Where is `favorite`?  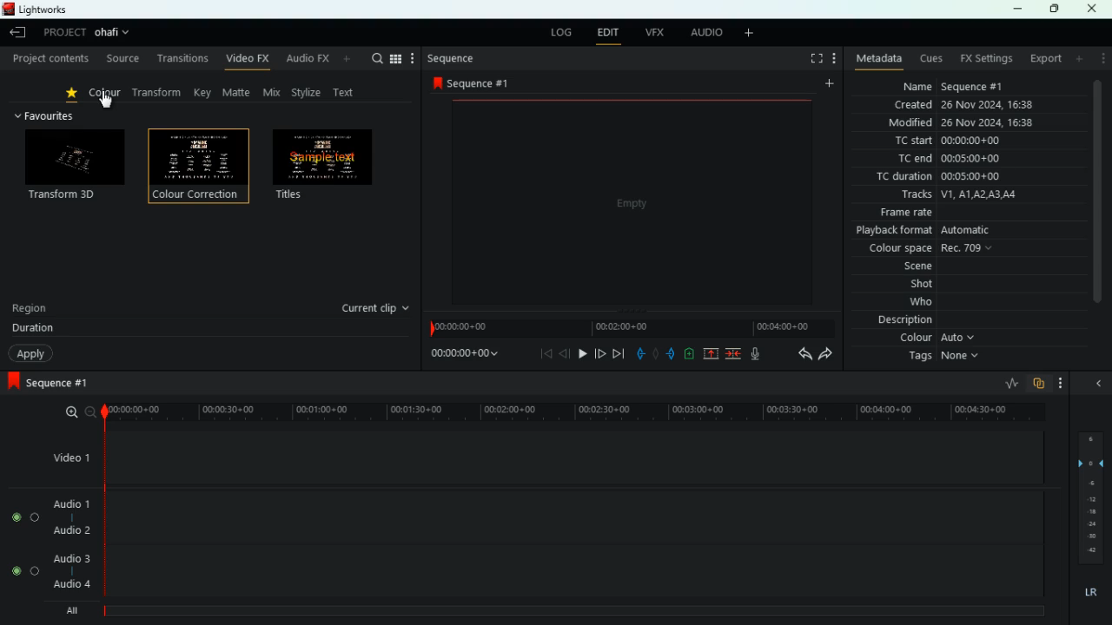
favorite is located at coordinates (75, 95).